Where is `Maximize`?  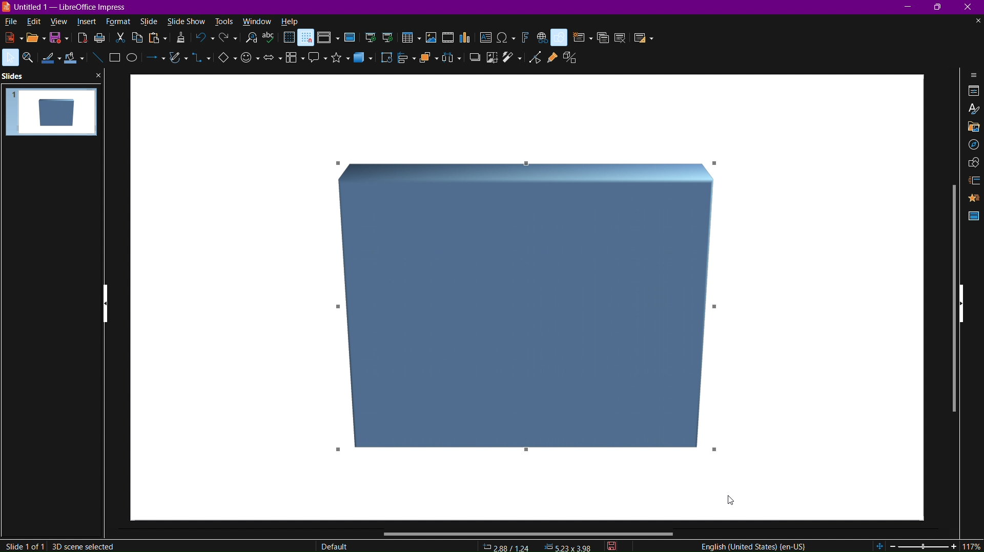 Maximize is located at coordinates (941, 8).